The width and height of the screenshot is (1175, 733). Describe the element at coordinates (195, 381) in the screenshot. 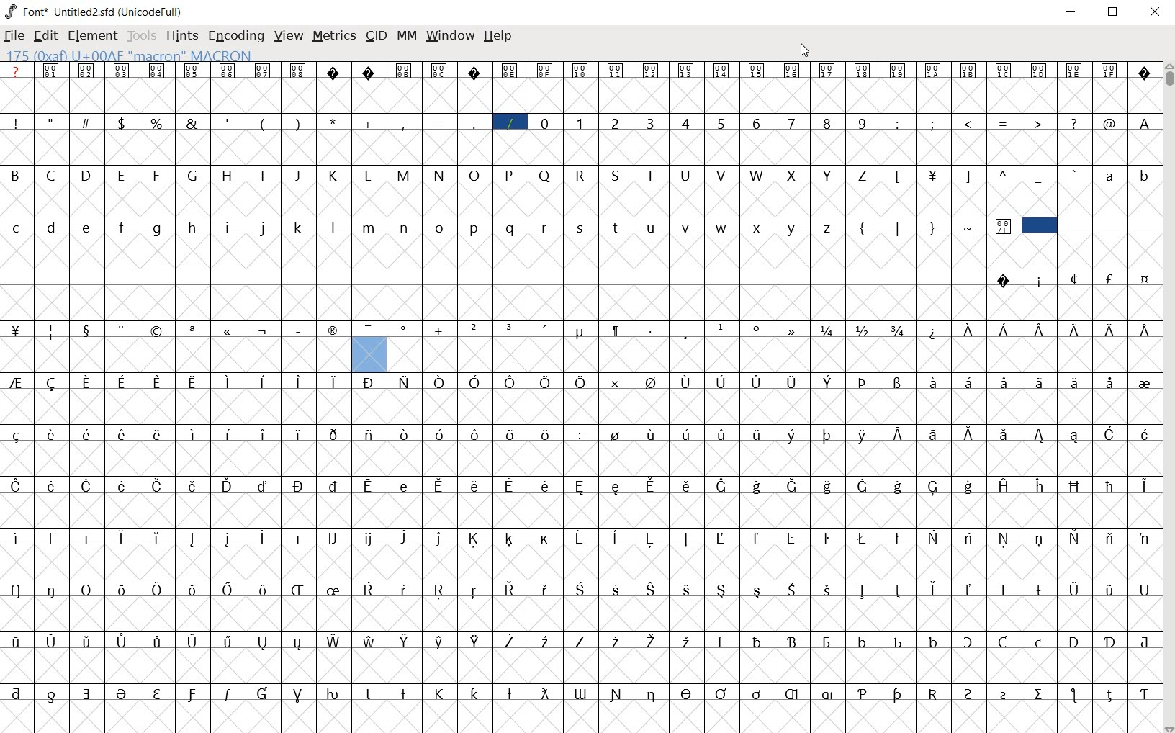

I see `Symbol` at that location.